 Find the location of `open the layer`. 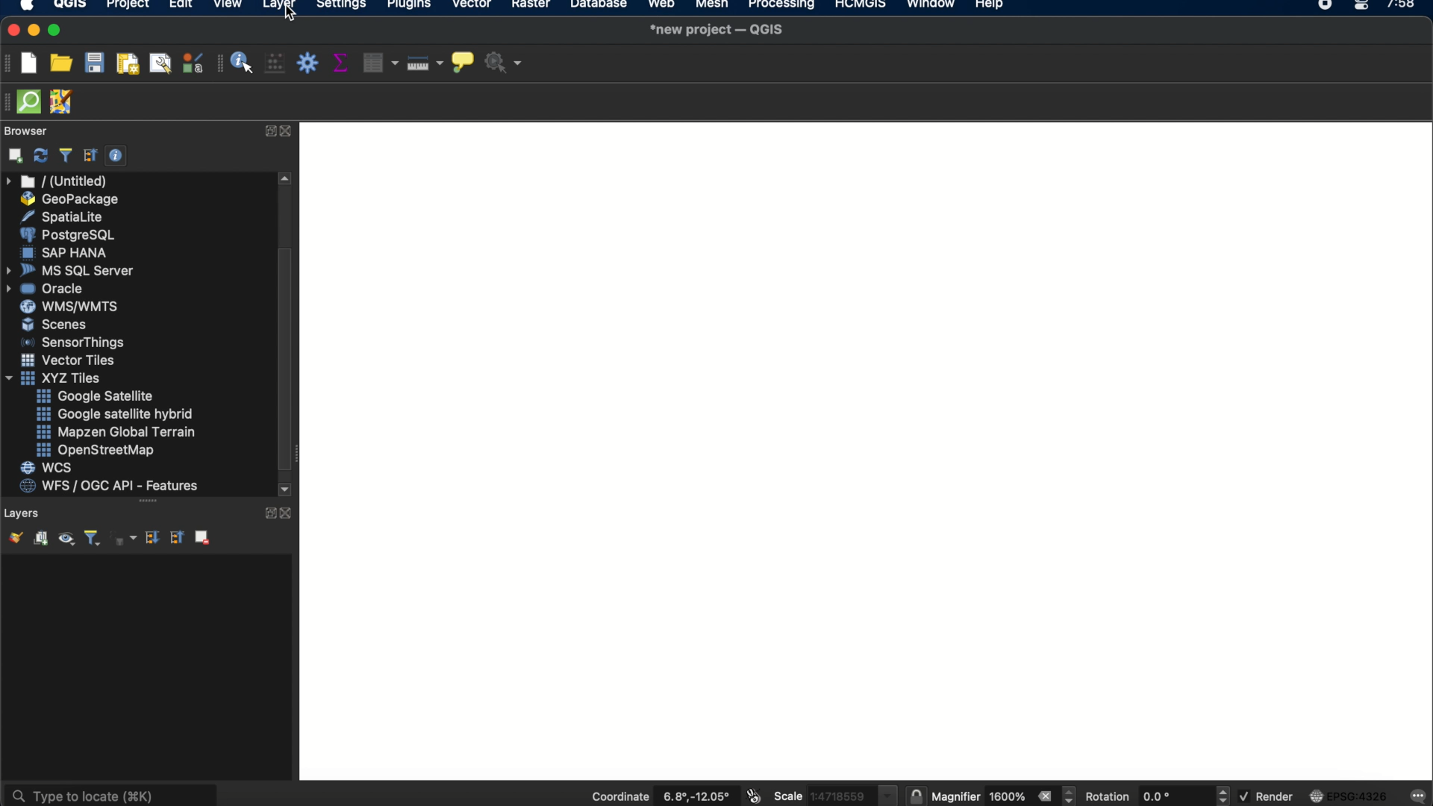

open the layer is located at coordinates (12, 537).